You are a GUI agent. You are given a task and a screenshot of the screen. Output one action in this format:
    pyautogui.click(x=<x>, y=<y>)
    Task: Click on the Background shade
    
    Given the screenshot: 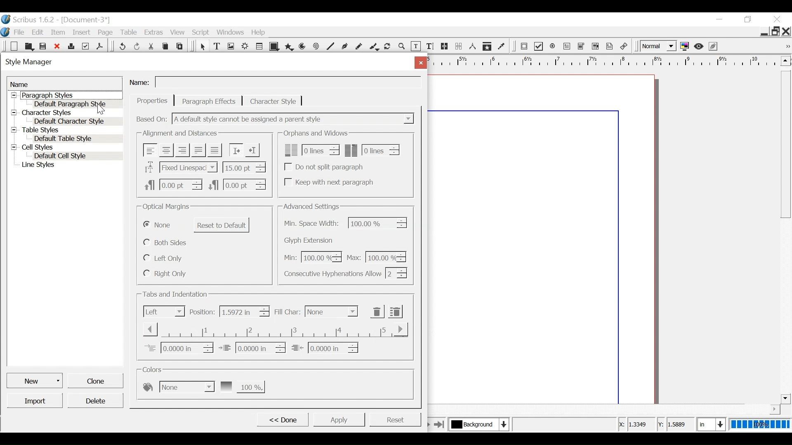 What is the action you would take?
    pyautogui.click(x=242, y=386)
    